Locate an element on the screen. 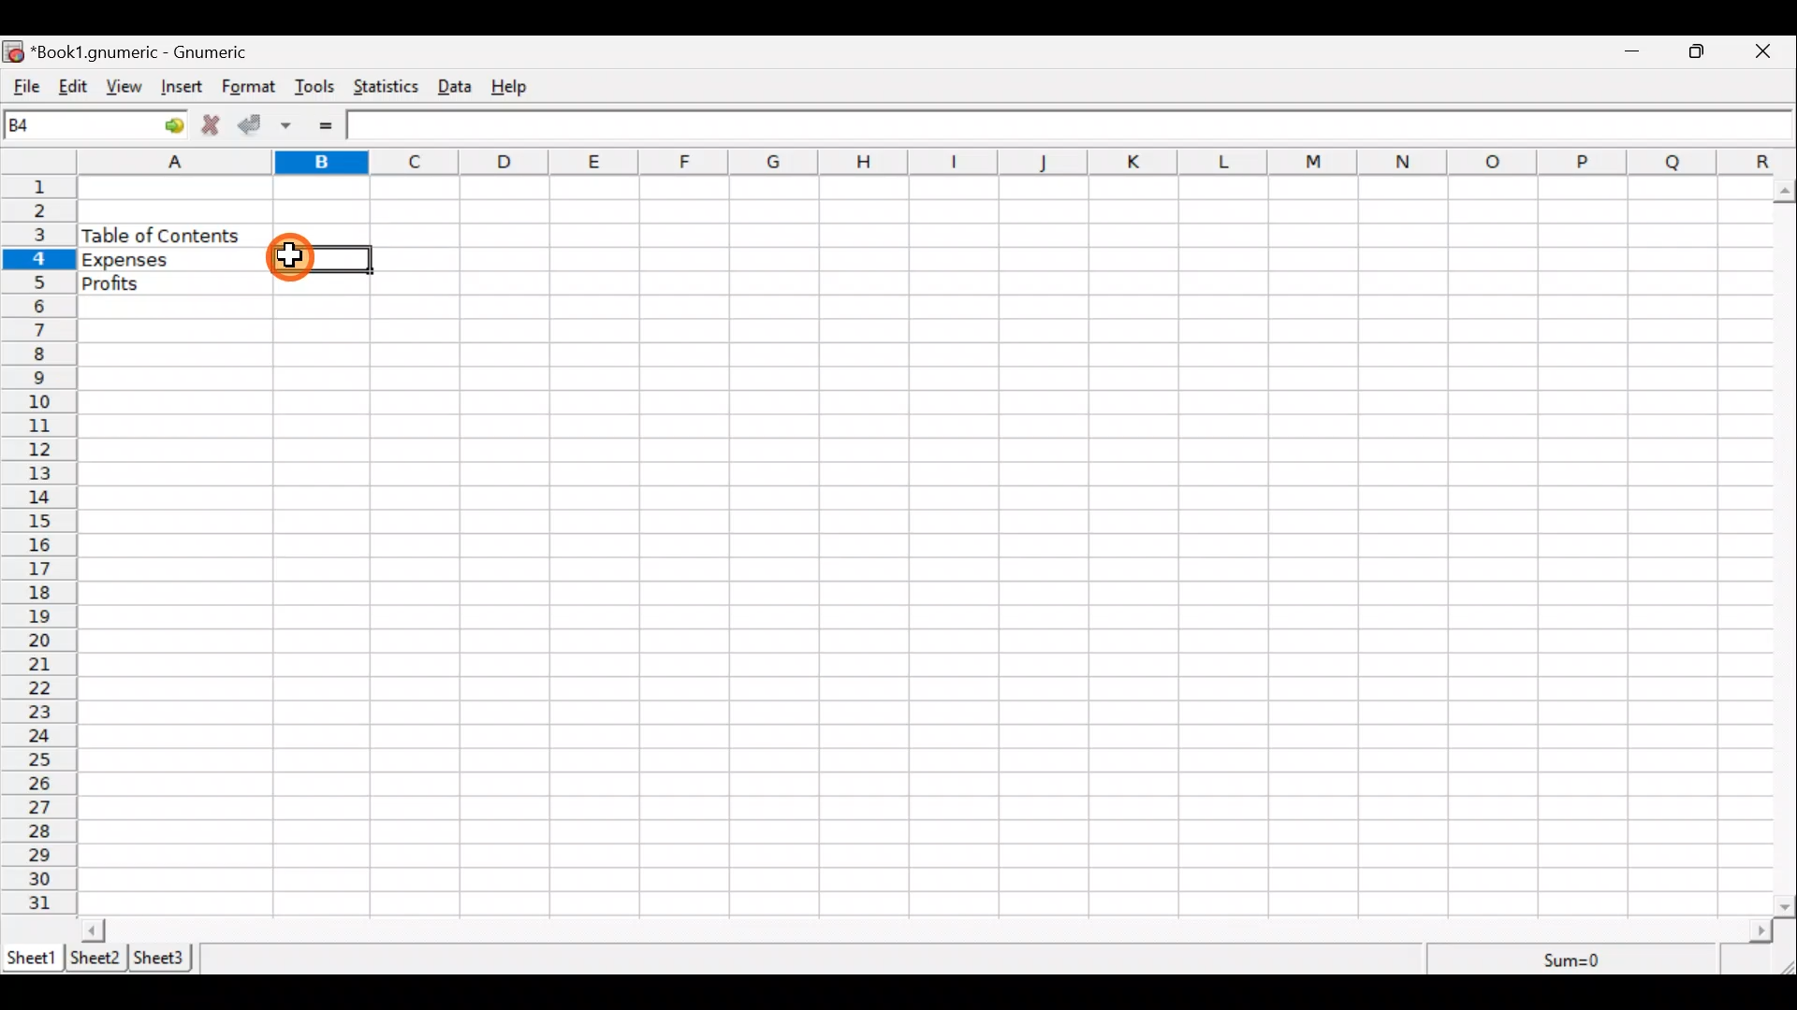  File is located at coordinates (23, 87).